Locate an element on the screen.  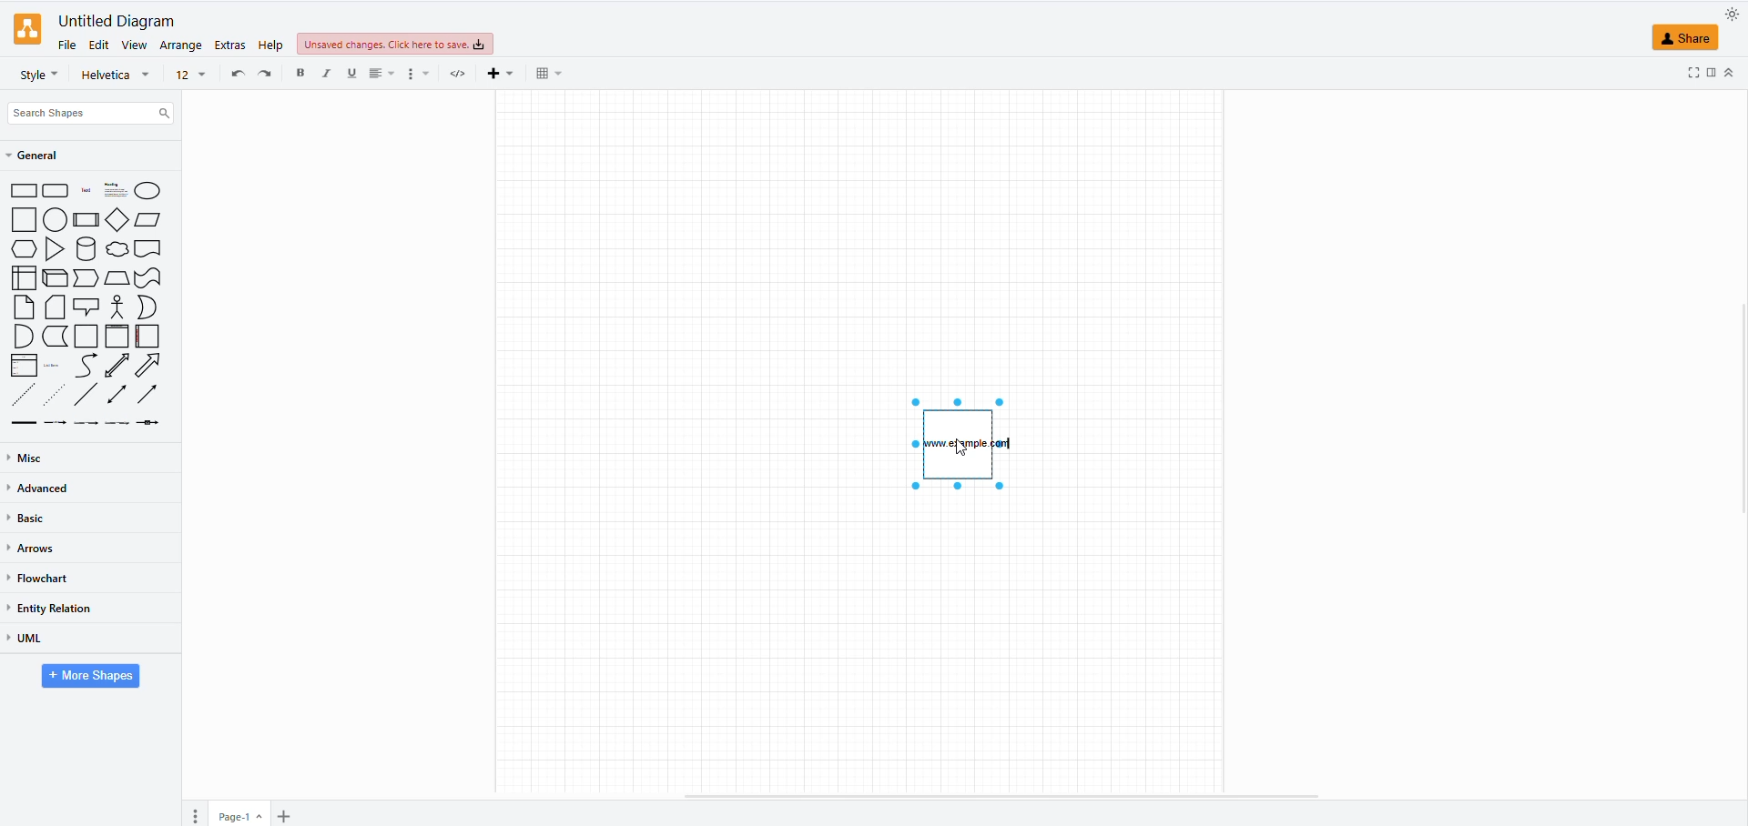
advanced is located at coordinates (46, 490).